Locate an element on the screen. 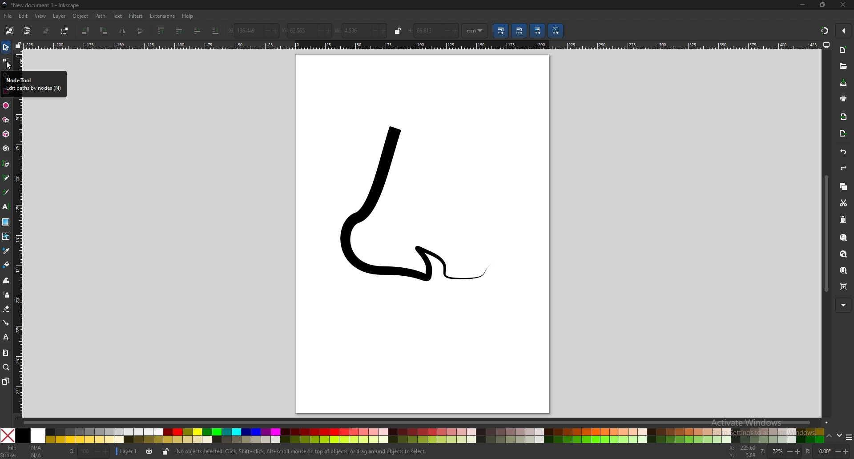 The width and height of the screenshot is (854, 459). redo is located at coordinates (842, 169).